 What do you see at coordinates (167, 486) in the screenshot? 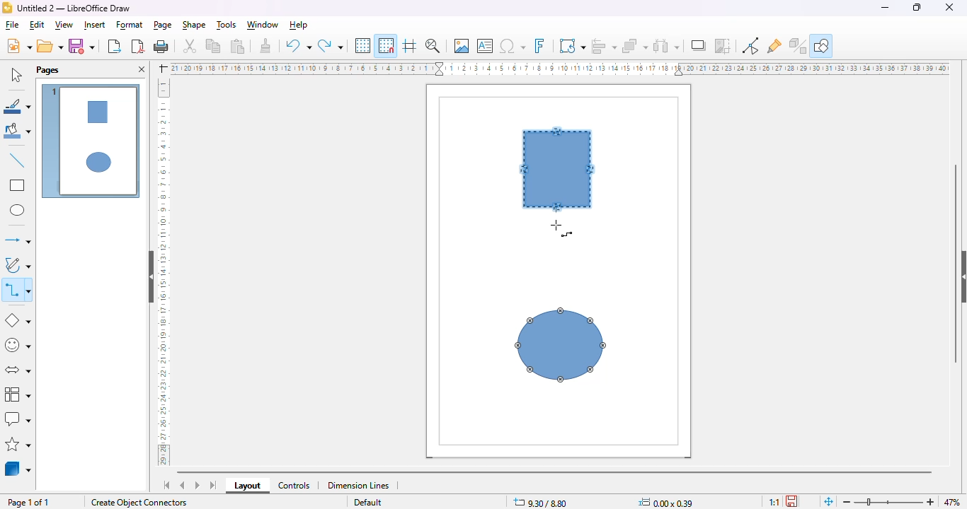
I see `scroll to first sheet` at bounding box center [167, 486].